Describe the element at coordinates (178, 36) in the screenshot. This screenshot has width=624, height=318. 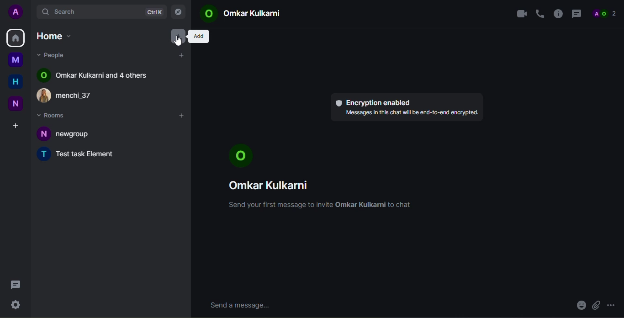
I see `add` at that location.